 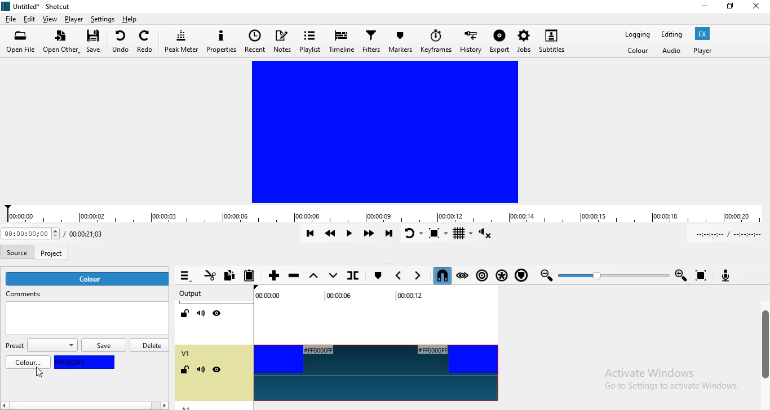 I want to click on lock, so click(x=187, y=371).